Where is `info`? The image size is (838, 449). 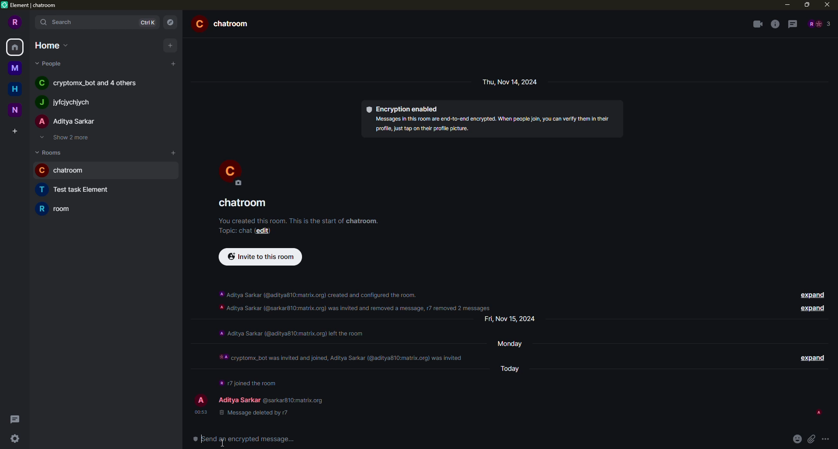
info is located at coordinates (291, 332).